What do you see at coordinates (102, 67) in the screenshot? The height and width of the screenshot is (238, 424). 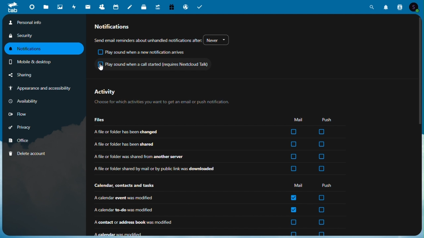 I see `cursor` at bounding box center [102, 67].